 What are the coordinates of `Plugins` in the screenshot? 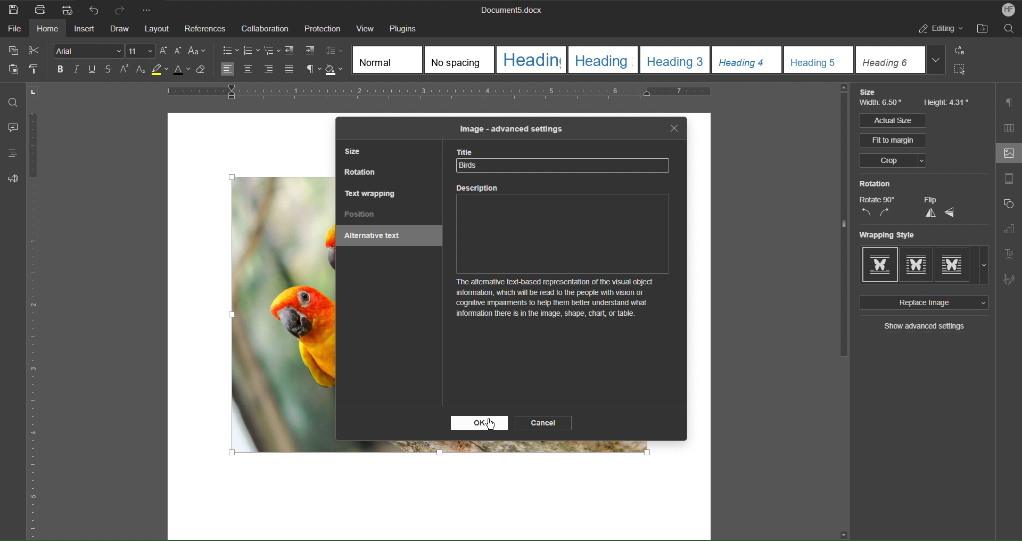 It's located at (407, 28).